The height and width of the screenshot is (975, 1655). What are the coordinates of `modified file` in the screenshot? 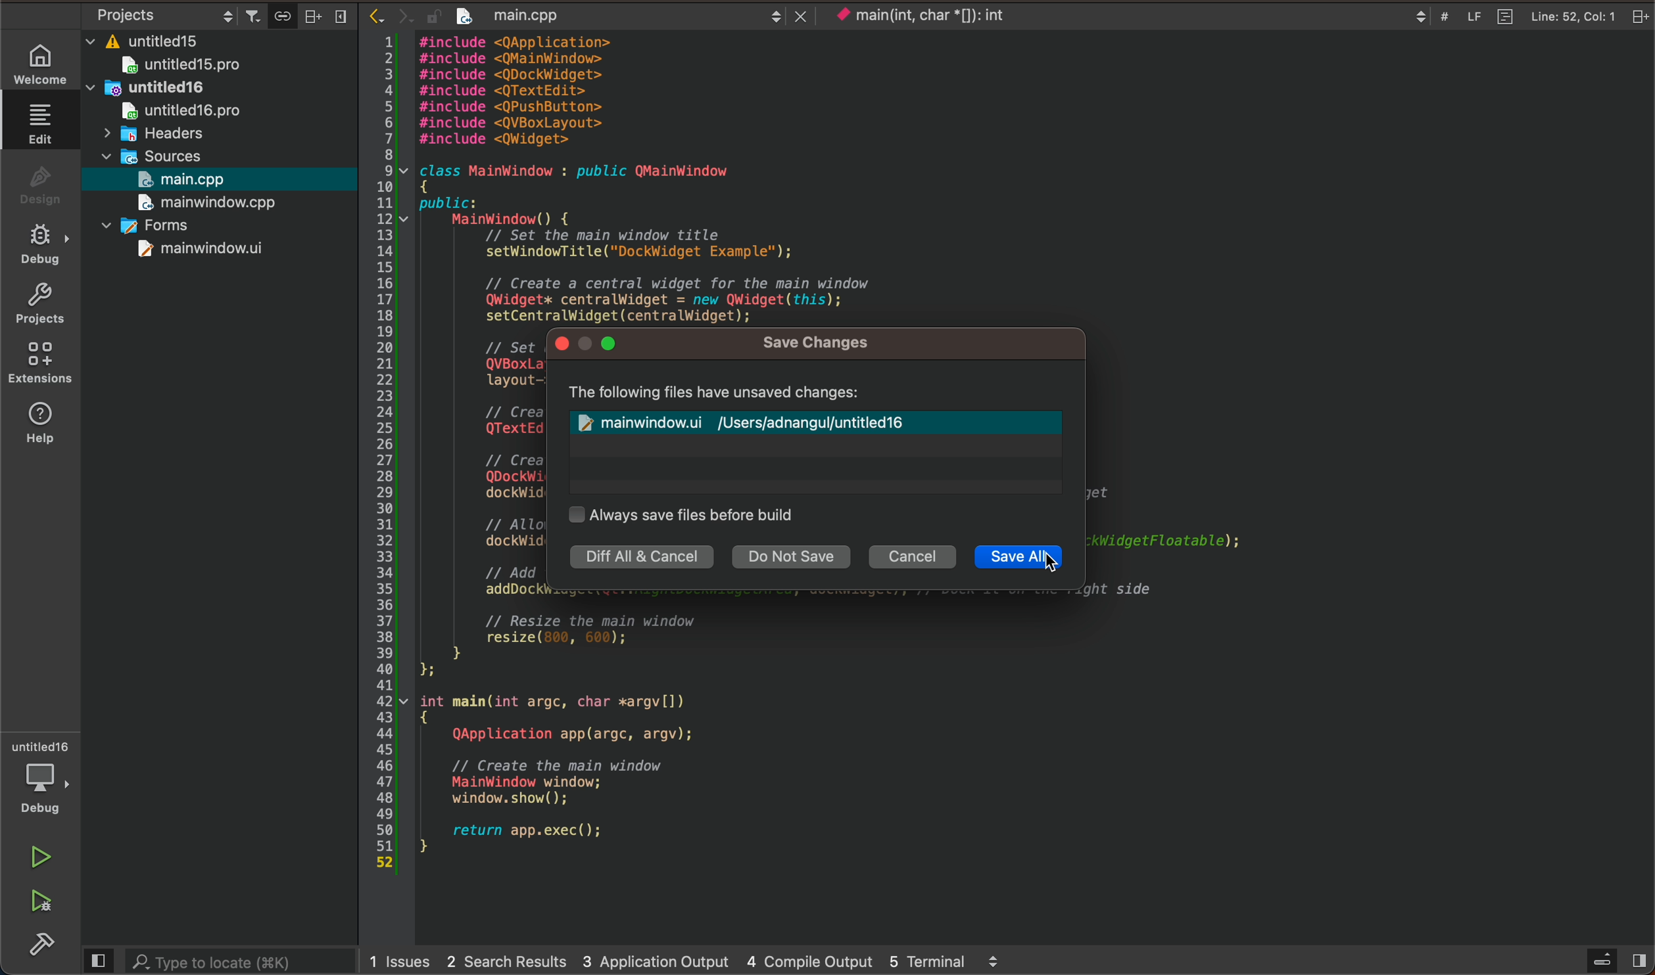 It's located at (818, 438).